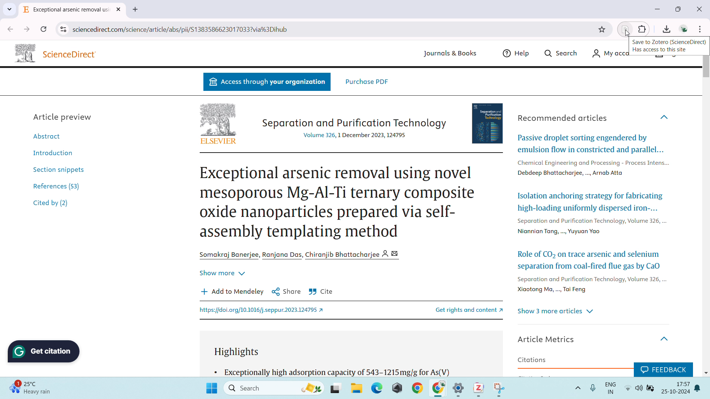 This screenshot has width=710, height=399. Describe the element at coordinates (27, 29) in the screenshot. I see `click to go forward, hold to see history` at that location.